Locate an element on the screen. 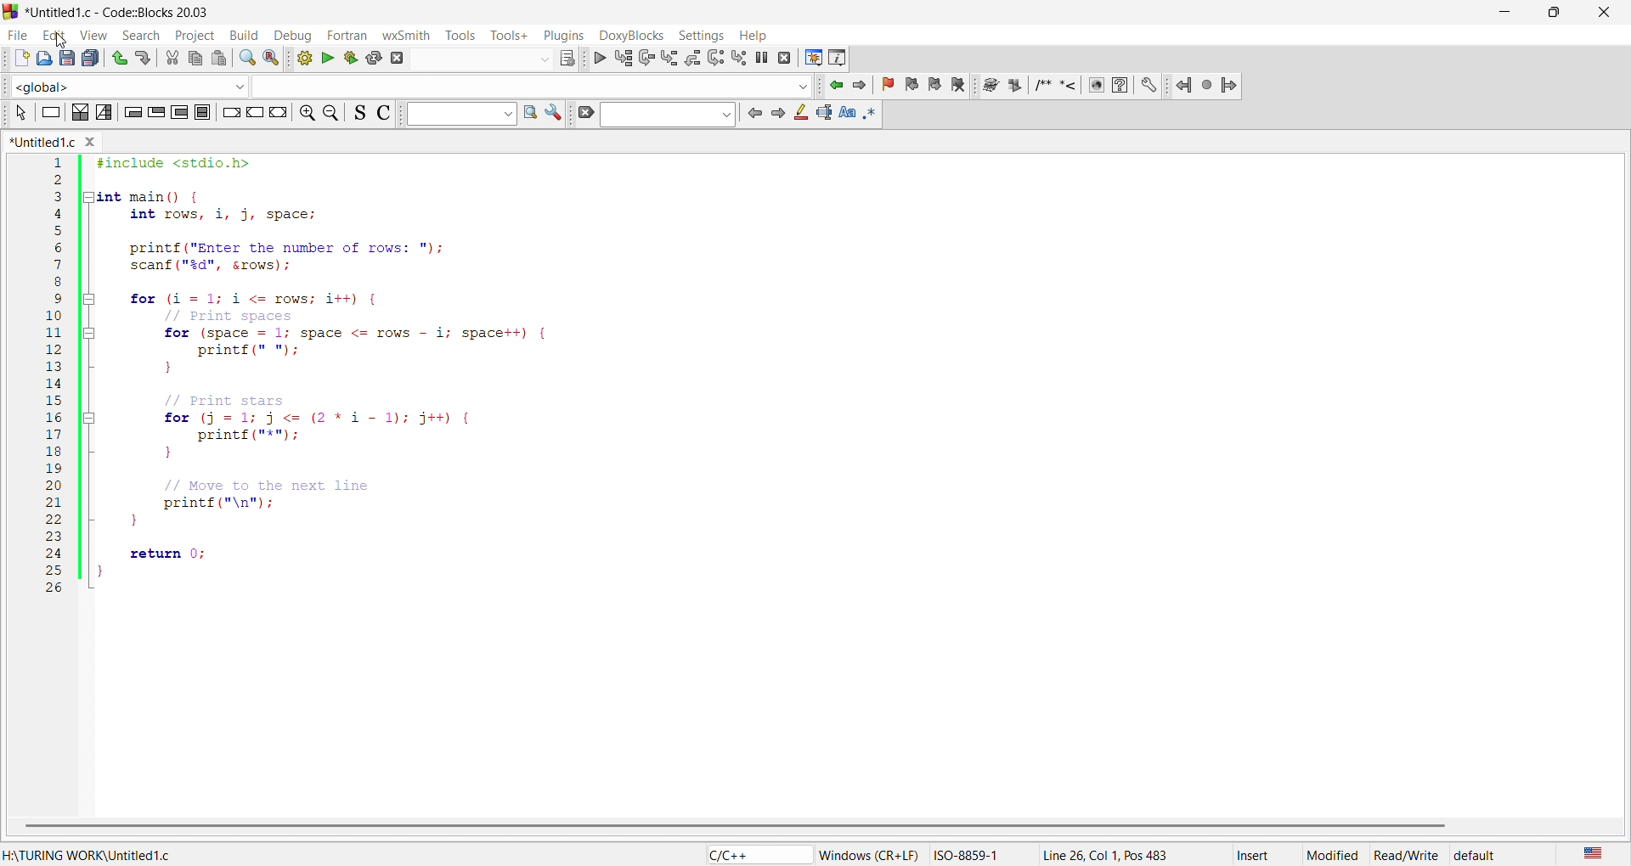 This screenshot has width=1631, height=866. search is located at coordinates (242, 58).